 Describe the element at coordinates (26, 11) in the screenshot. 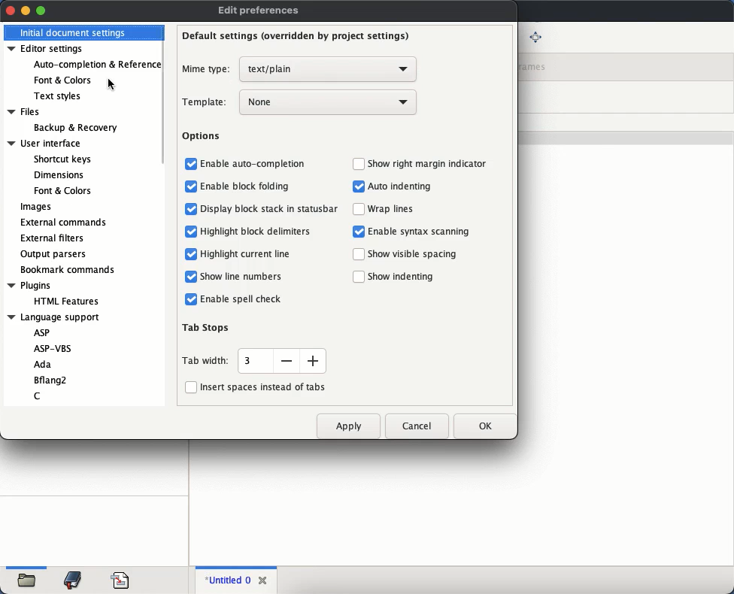

I see `minimize` at that location.